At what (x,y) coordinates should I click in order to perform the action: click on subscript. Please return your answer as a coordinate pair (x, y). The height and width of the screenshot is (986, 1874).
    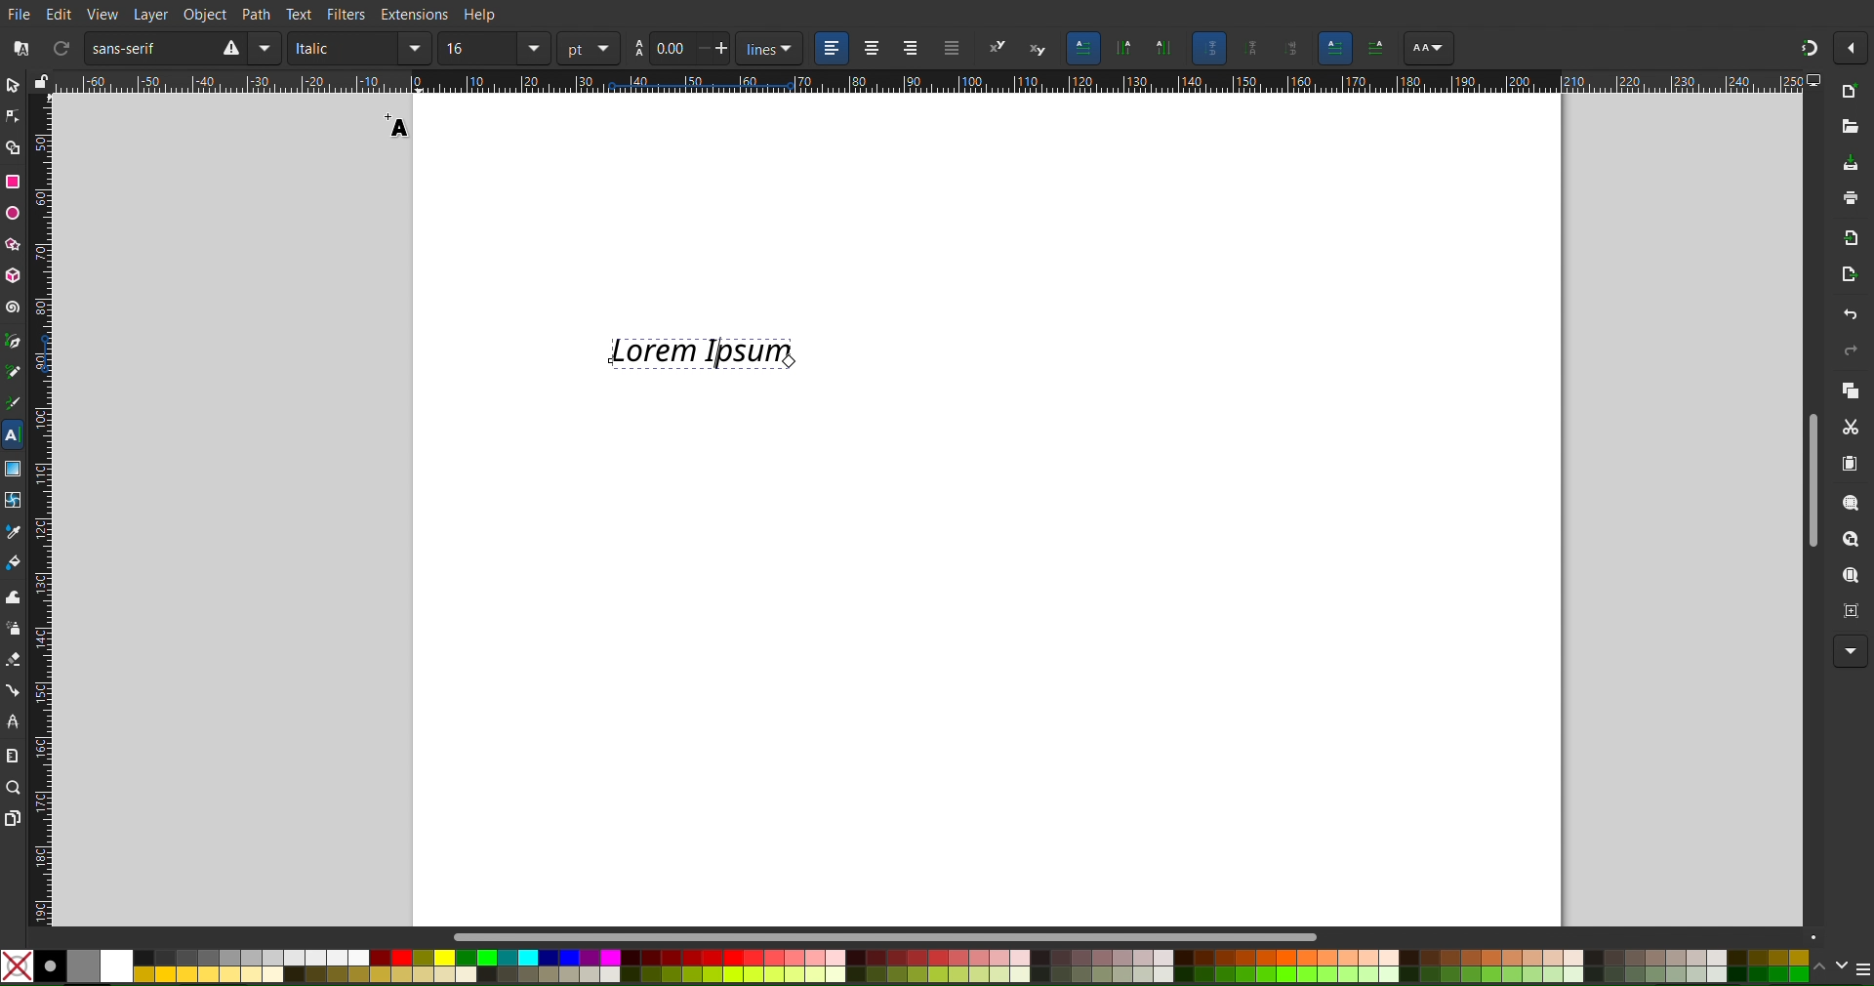
    Looking at the image, I should click on (1034, 47).